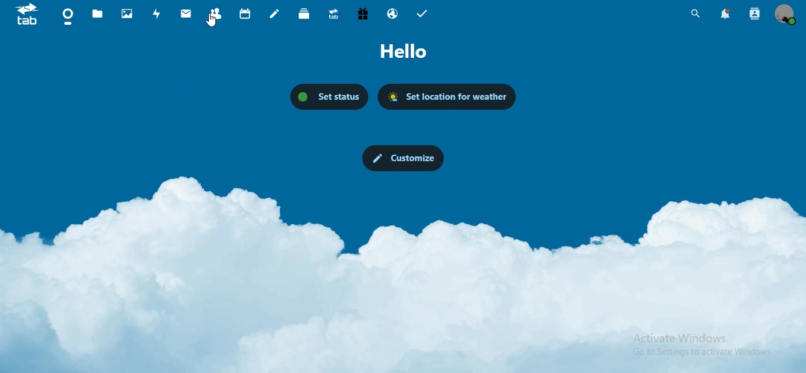 The height and width of the screenshot is (373, 806). Describe the element at coordinates (788, 15) in the screenshot. I see `view profile` at that location.